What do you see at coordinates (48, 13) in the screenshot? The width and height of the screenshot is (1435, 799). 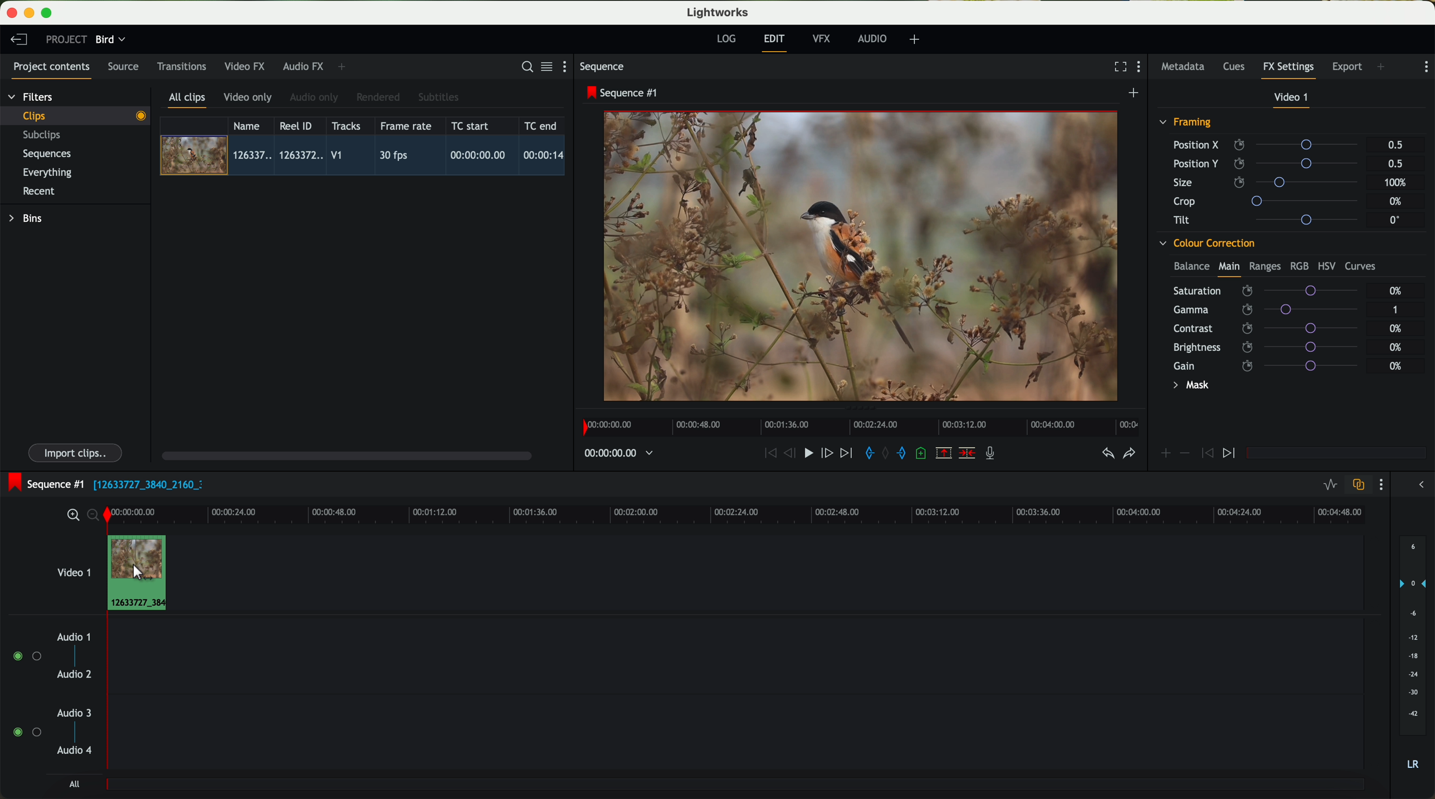 I see `maximize program` at bounding box center [48, 13].